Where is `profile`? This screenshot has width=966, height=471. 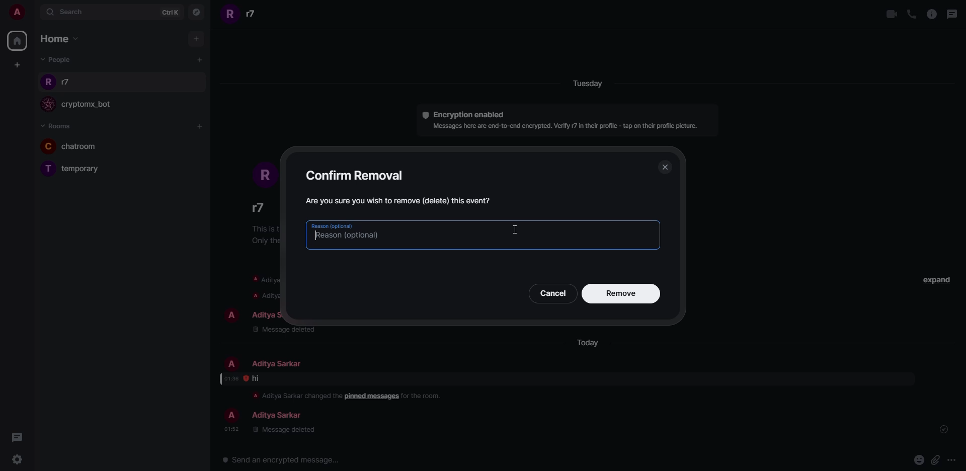 profile is located at coordinates (47, 105).